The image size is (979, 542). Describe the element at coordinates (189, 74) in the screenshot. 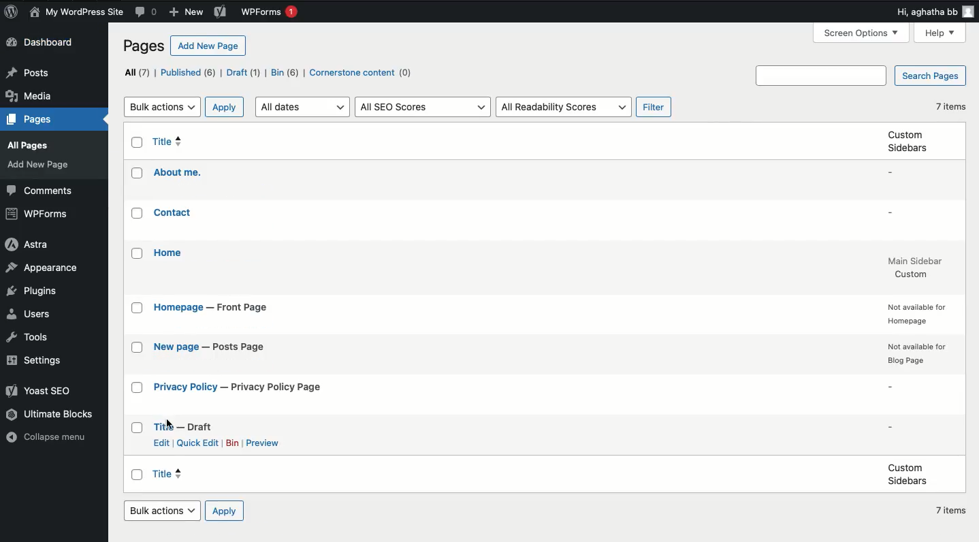

I see `Published` at that location.